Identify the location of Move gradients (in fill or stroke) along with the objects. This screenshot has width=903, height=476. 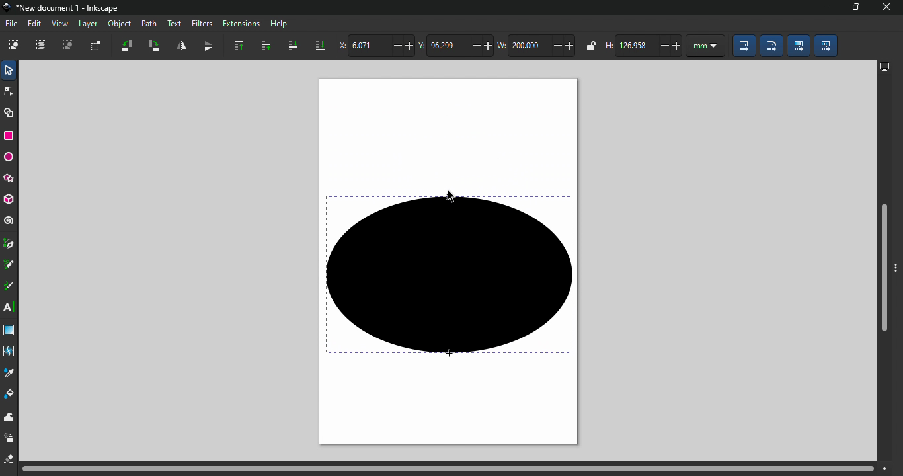
(799, 46).